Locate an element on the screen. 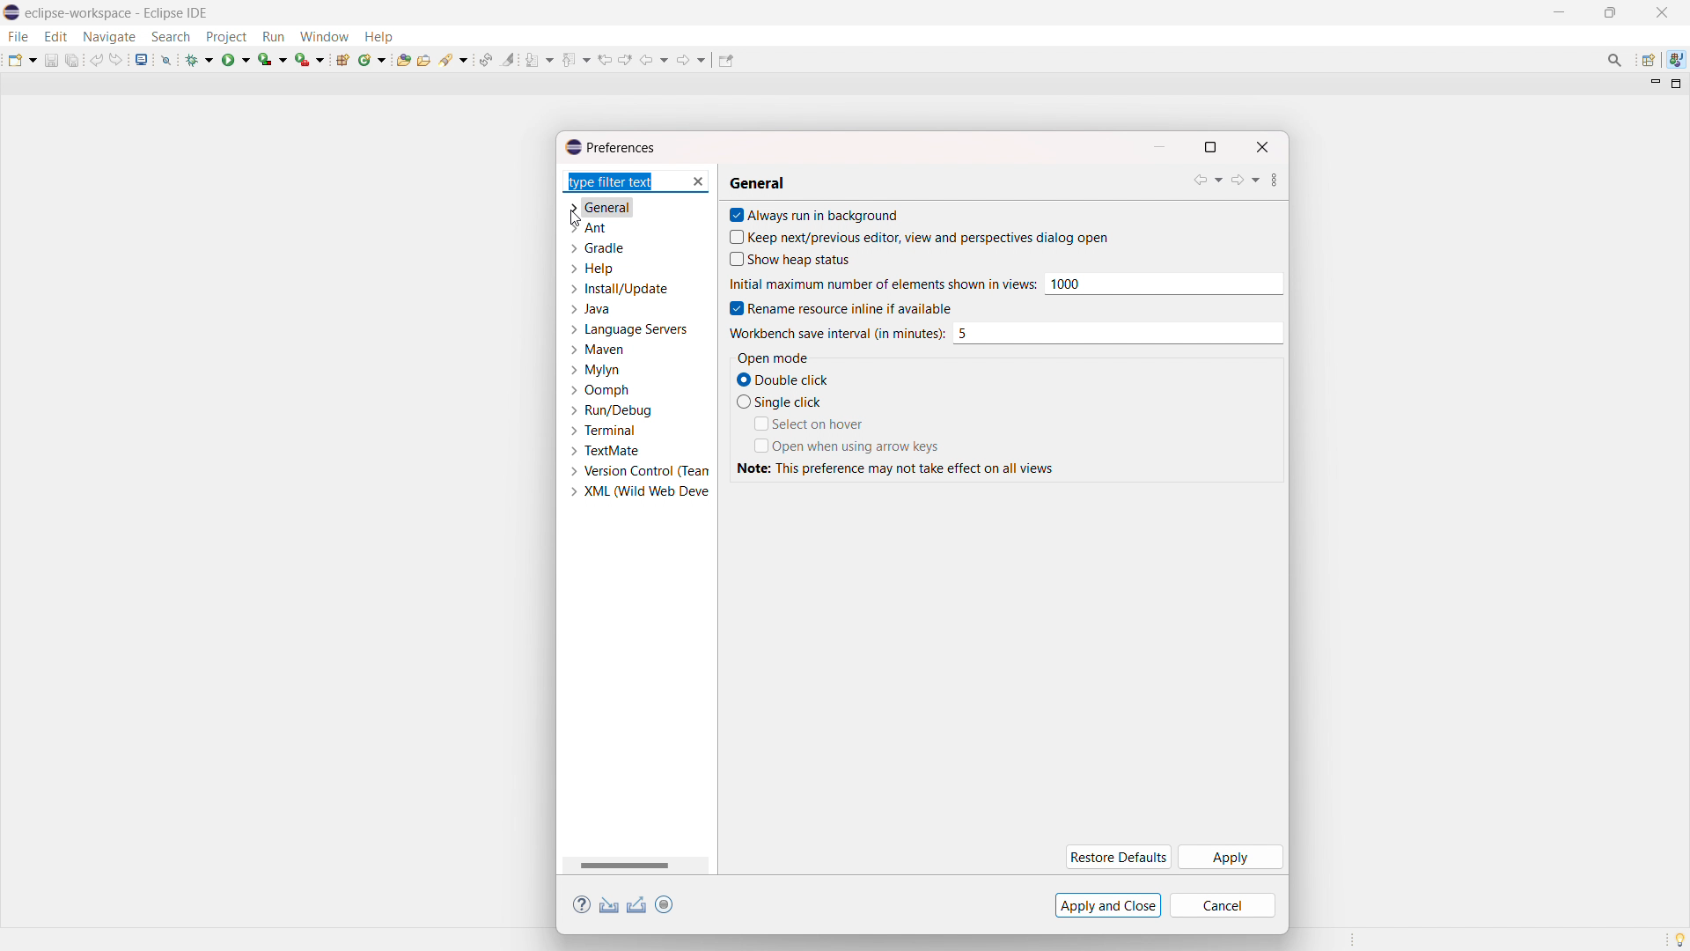 The image size is (1690, 951). restore defaults is located at coordinates (1116, 858).